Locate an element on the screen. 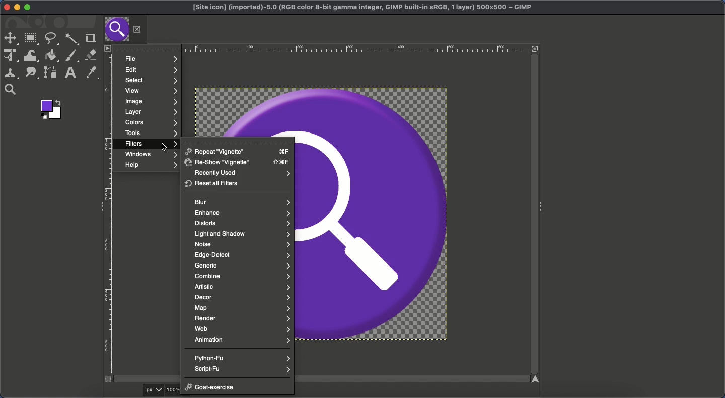 This screenshot has height=398, width=725. Collapse is located at coordinates (99, 205).